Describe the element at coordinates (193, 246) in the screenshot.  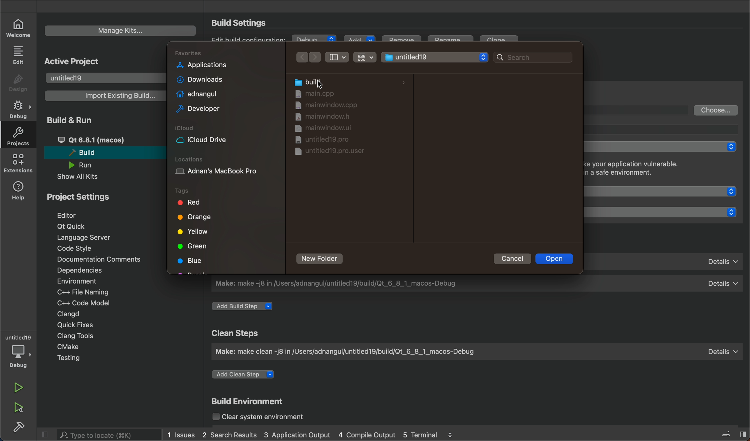
I see `green` at that location.